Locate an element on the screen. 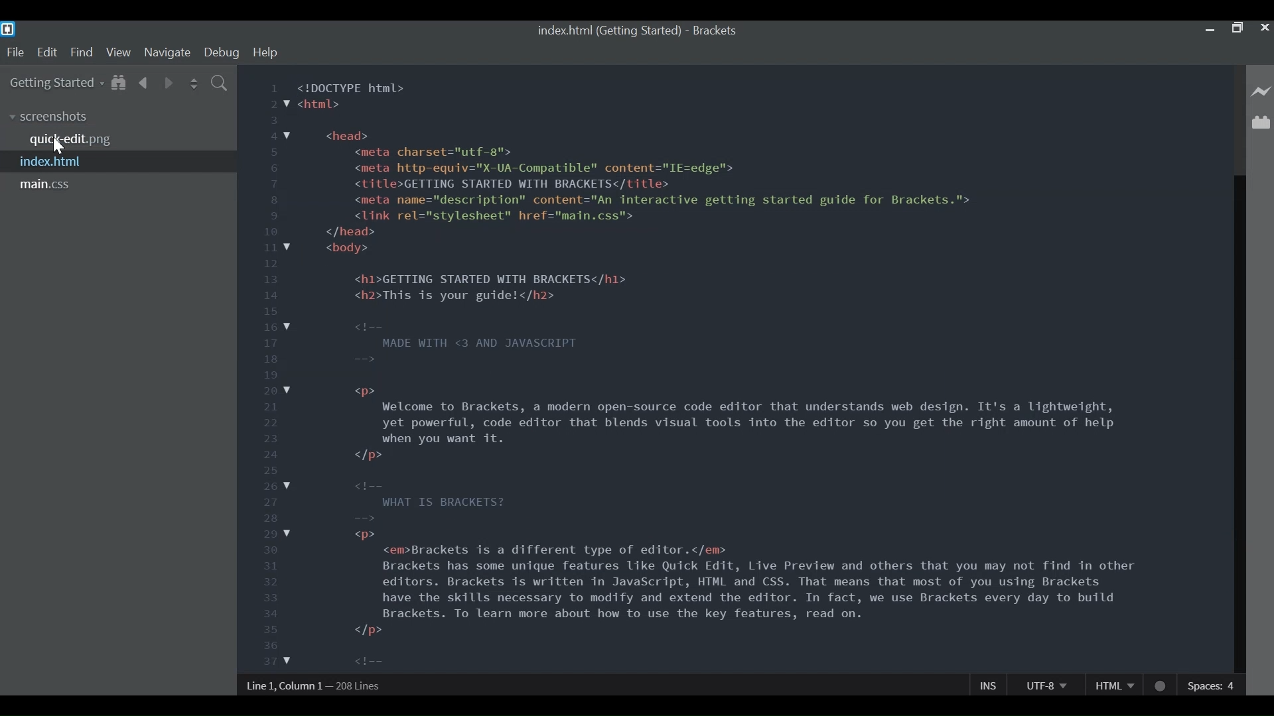  Live Preview is located at coordinates (1261, 91).